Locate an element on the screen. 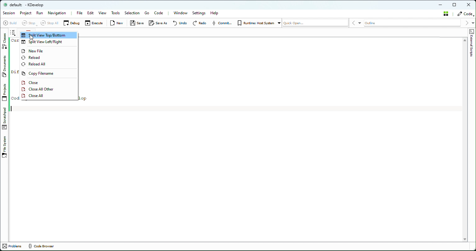  Redo is located at coordinates (199, 23).